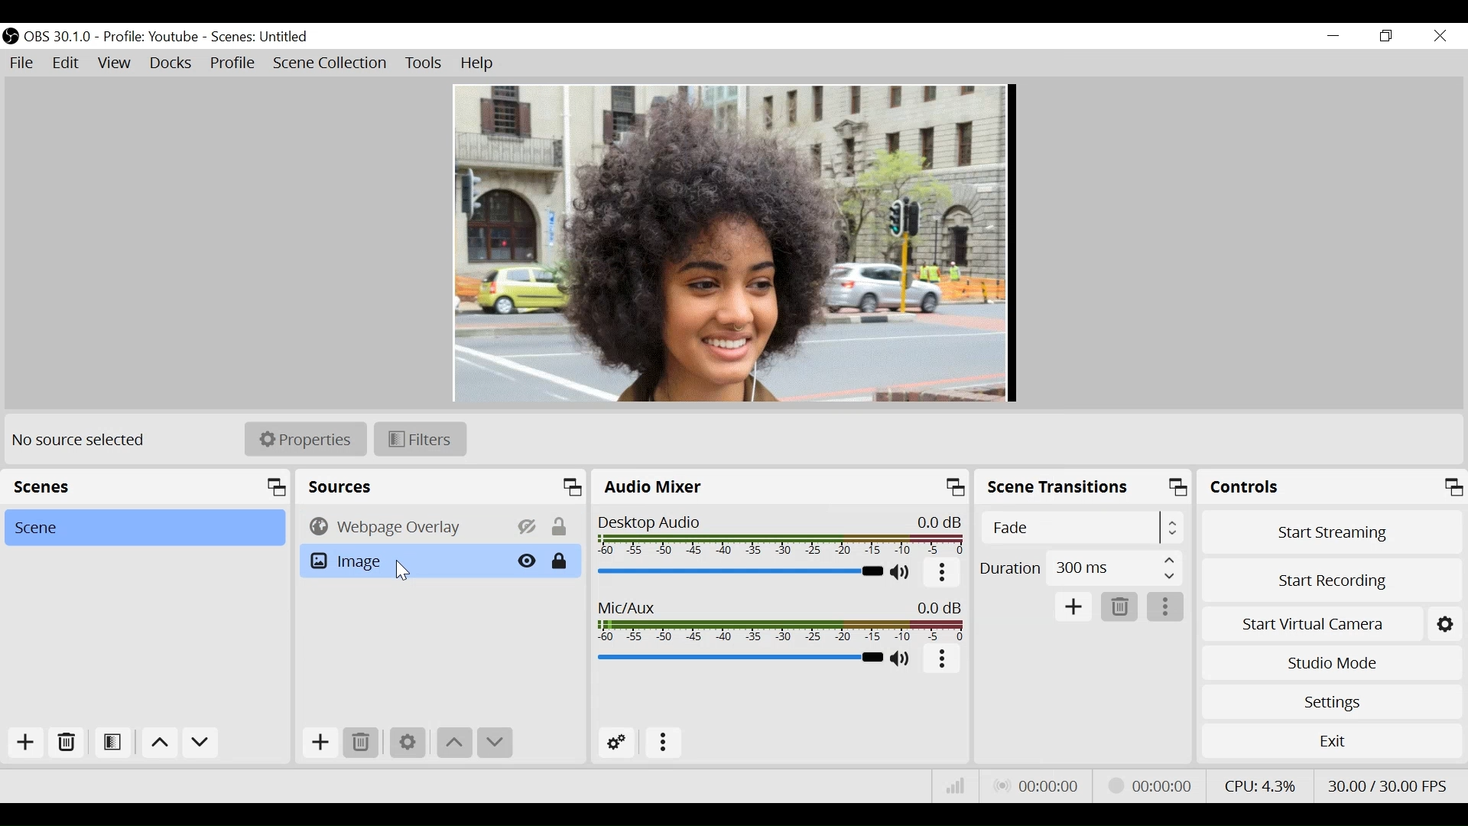  What do you see at coordinates (901, 573) in the screenshot?
I see `(un)mute` at bounding box center [901, 573].